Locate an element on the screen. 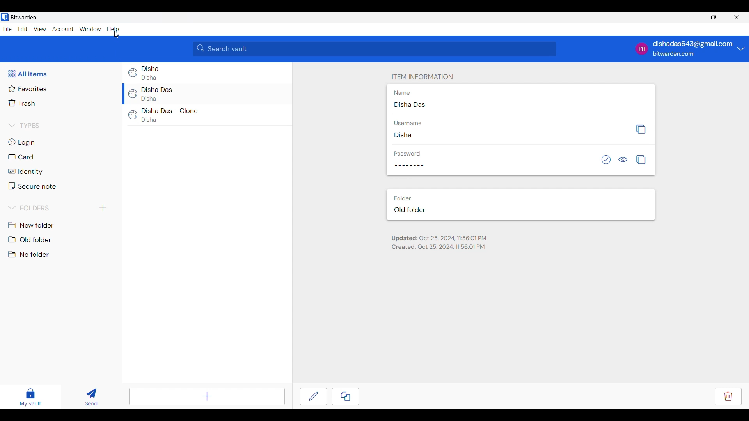  Trash is located at coordinates (23, 103).